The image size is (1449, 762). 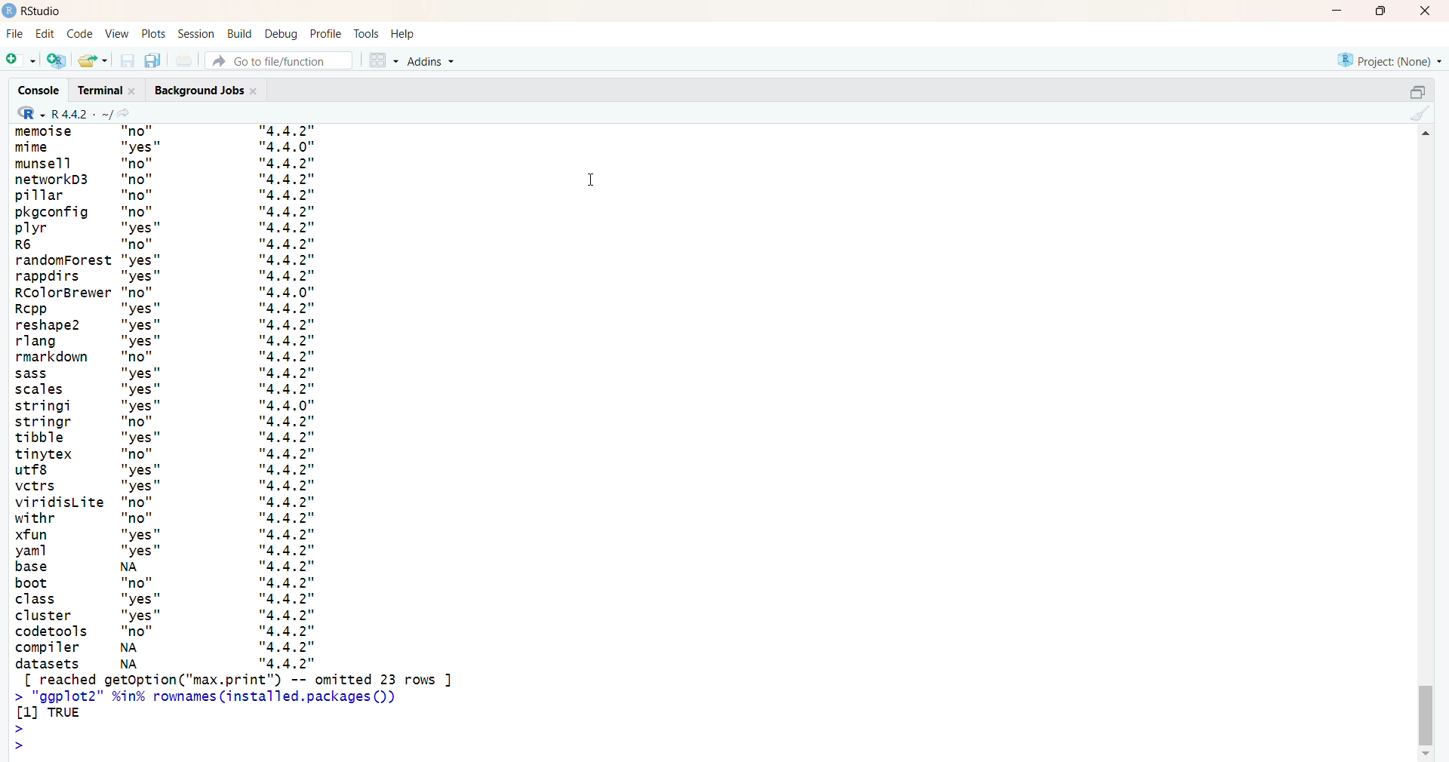 I want to click on scrollbar, so click(x=1428, y=446).